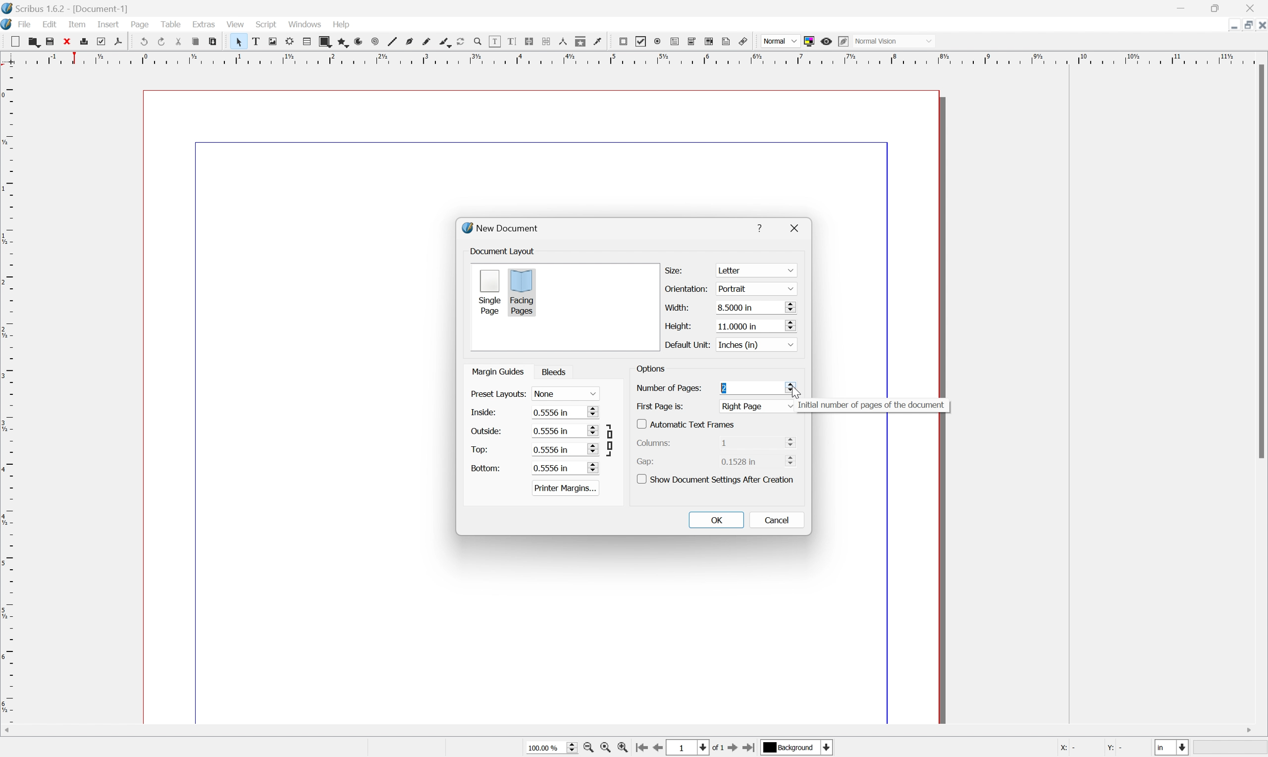  I want to click on right:, so click(483, 430).